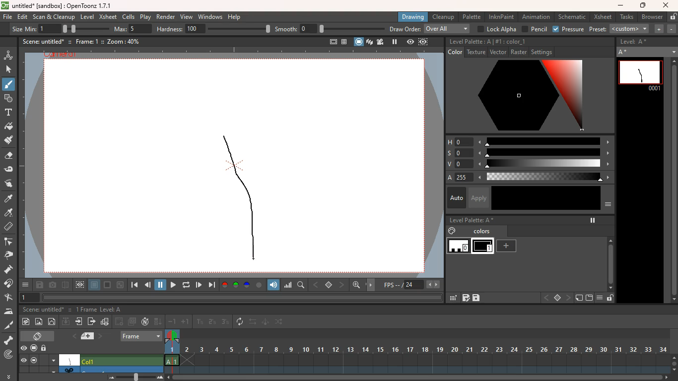 The width and height of the screenshot is (678, 381). Describe the element at coordinates (141, 335) in the screenshot. I see `frame` at that location.